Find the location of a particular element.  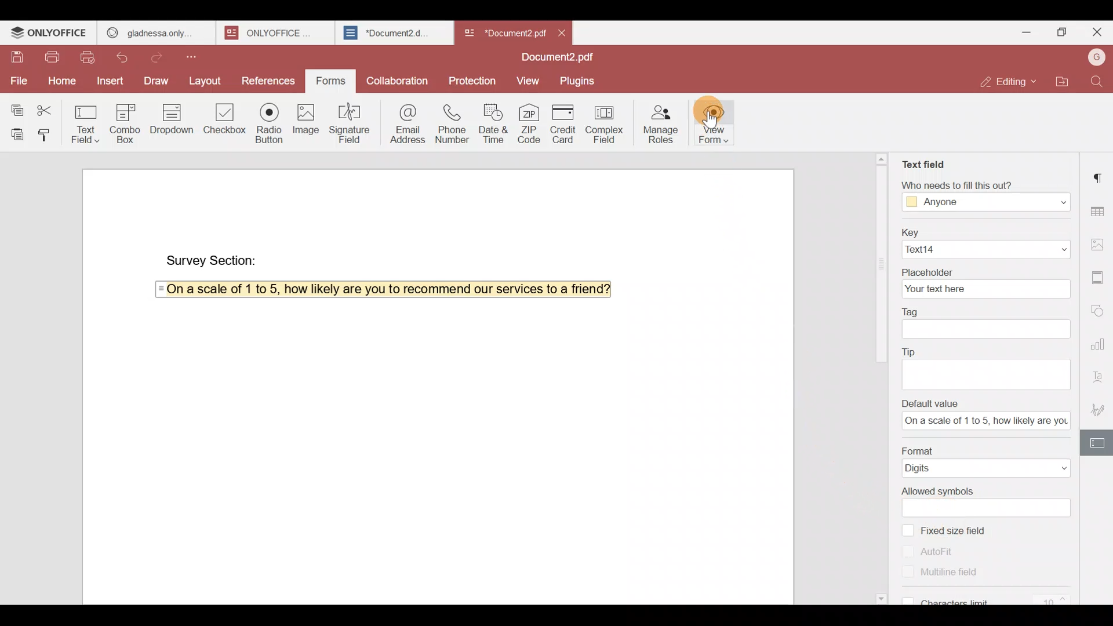

Save is located at coordinates (12, 53).